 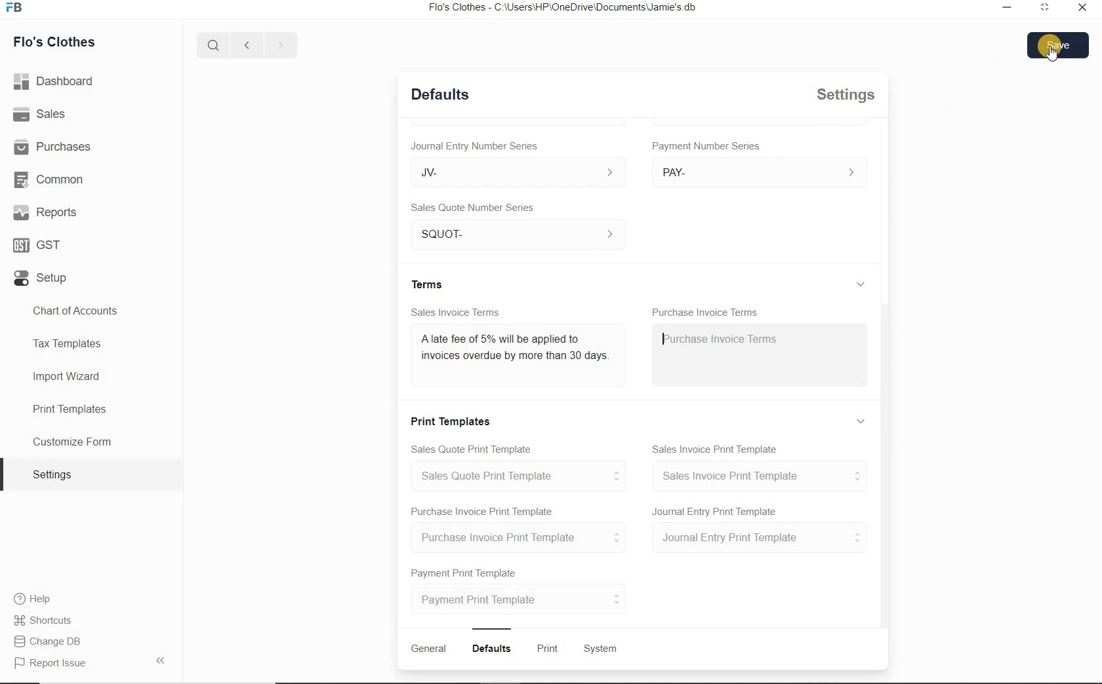 I want to click on Purchase Invoice Print Template, so click(x=481, y=510).